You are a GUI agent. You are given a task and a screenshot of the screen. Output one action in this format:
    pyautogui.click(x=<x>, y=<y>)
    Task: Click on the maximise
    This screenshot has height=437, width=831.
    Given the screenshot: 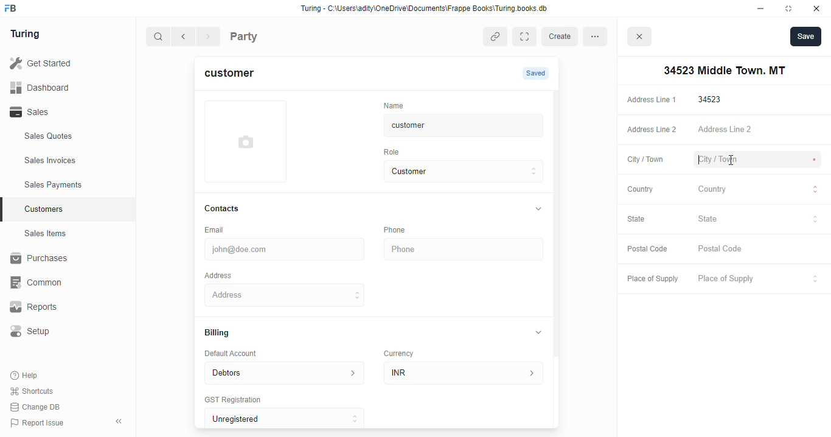 What is the action you would take?
    pyautogui.click(x=791, y=9)
    